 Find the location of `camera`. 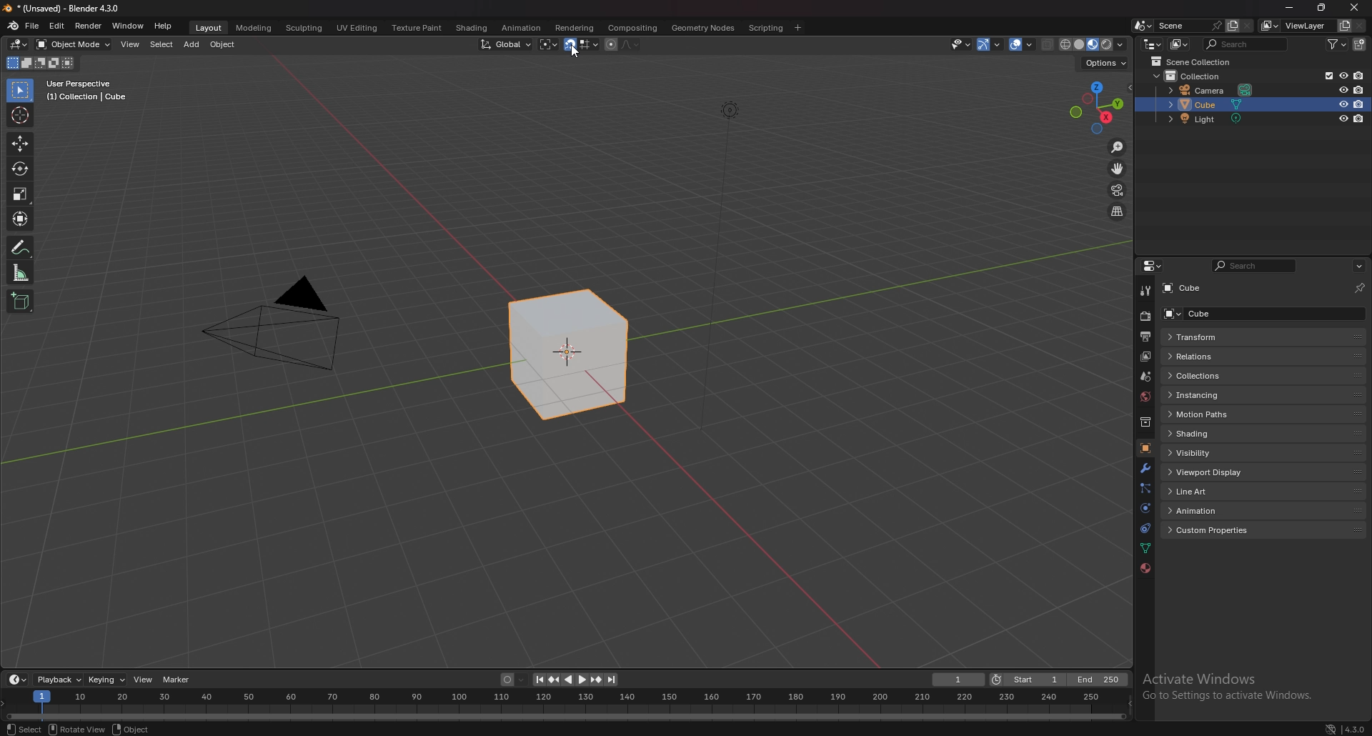

camera is located at coordinates (1213, 91).